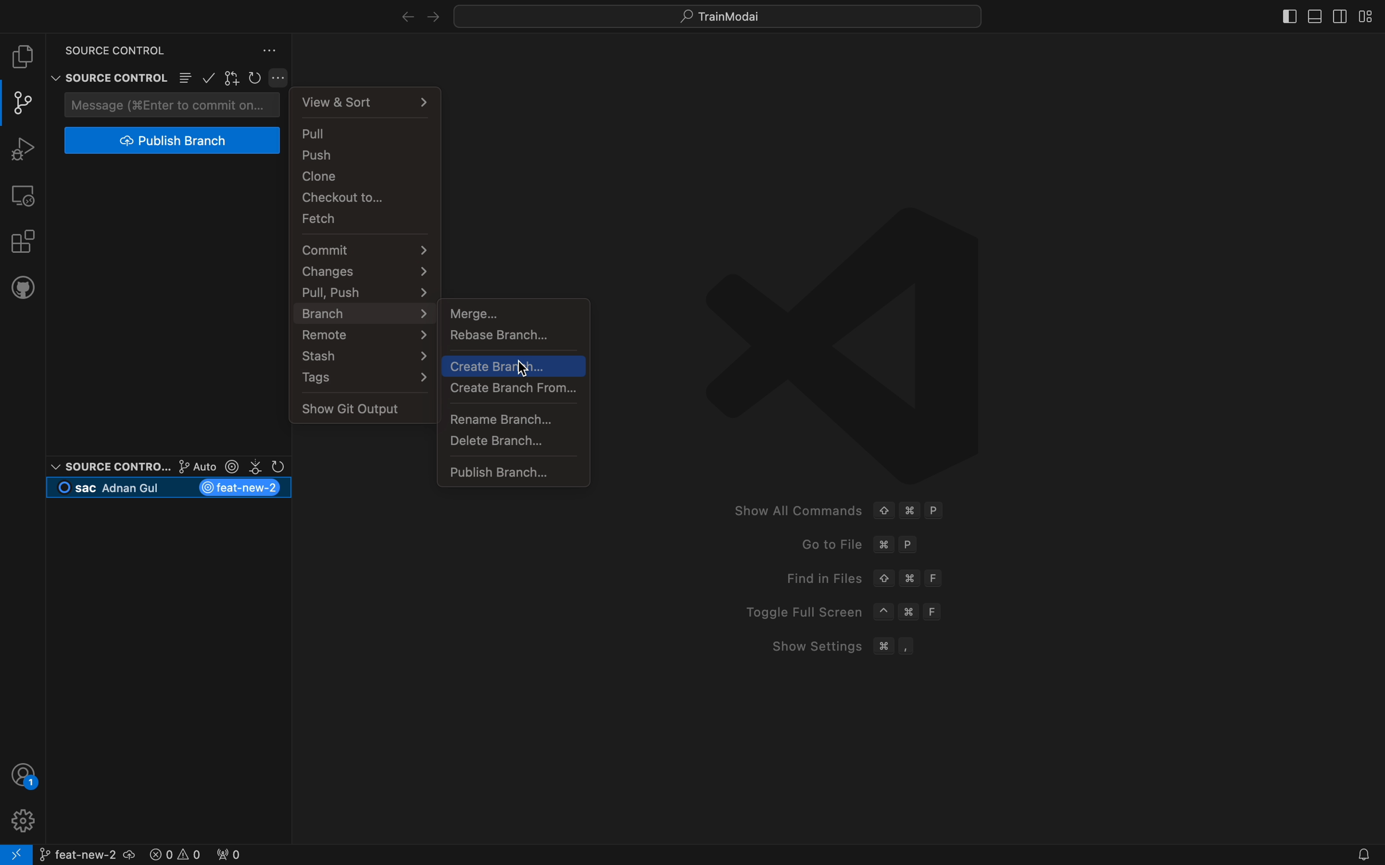 This screenshot has height=865, width=1385. Describe the element at coordinates (271, 50) in the screenshot. I see `version control settings` at that location.